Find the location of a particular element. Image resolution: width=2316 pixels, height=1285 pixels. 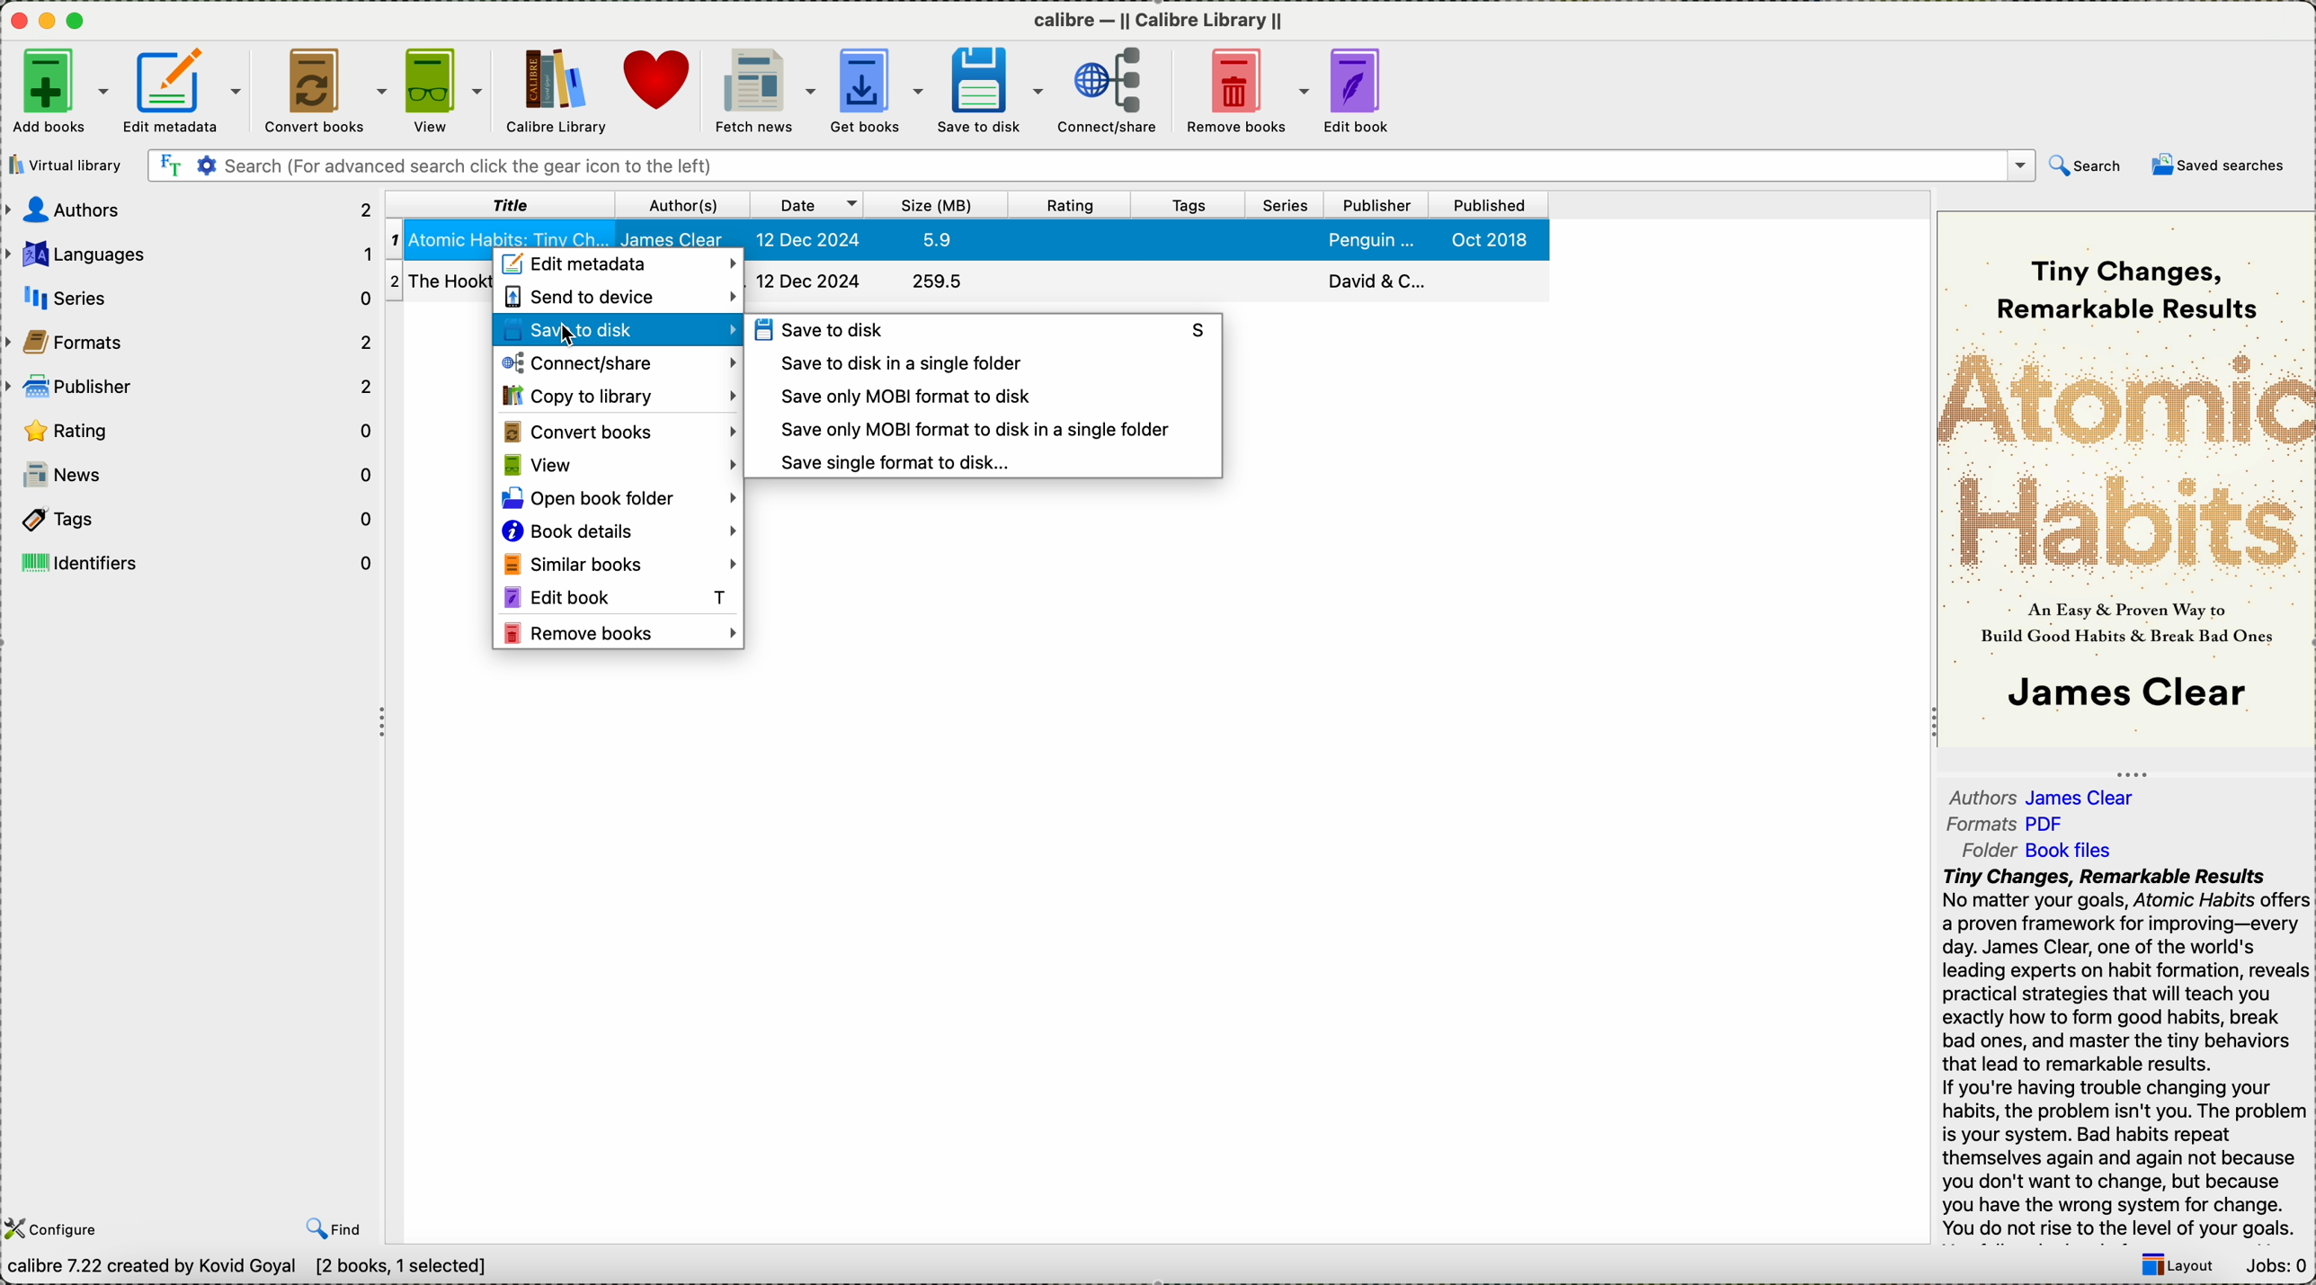

book details is located at coordinates (618, 534).